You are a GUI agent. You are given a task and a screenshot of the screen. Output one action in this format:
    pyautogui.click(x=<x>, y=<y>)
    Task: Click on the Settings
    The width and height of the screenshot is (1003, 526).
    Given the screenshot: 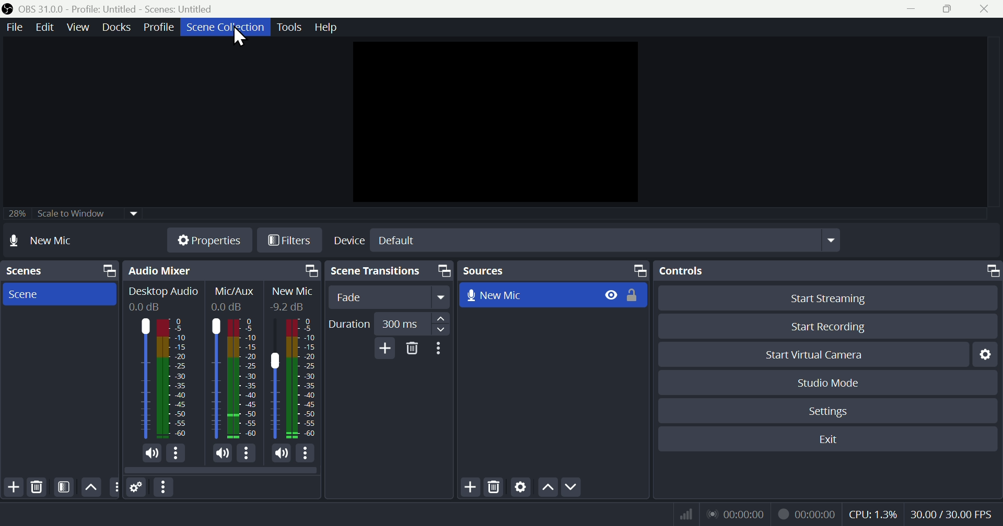 What is the action you would take?
    pyautogui.click(x=139, y=486)
    